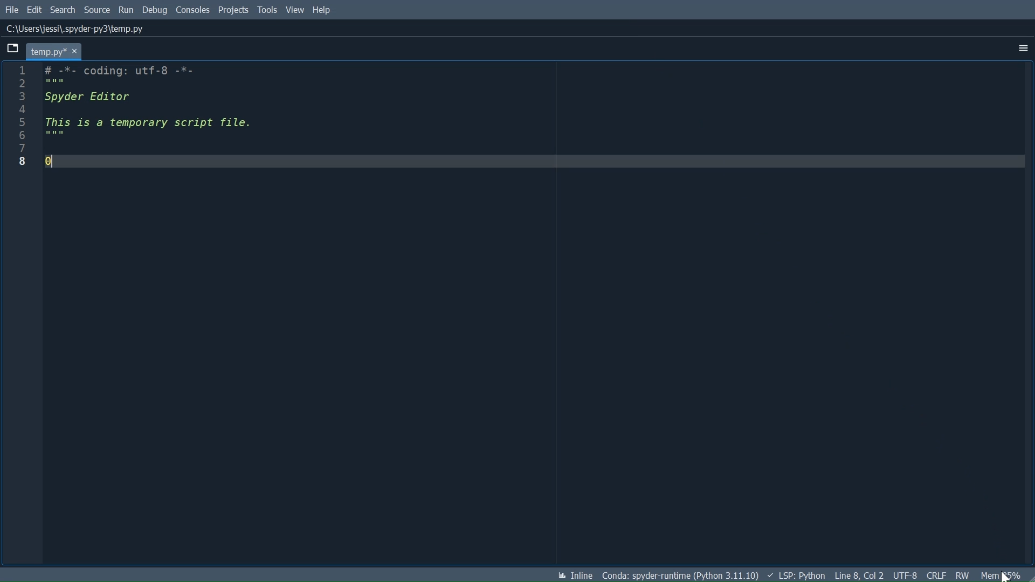  I want to click on temp.py, so click(54, 52).